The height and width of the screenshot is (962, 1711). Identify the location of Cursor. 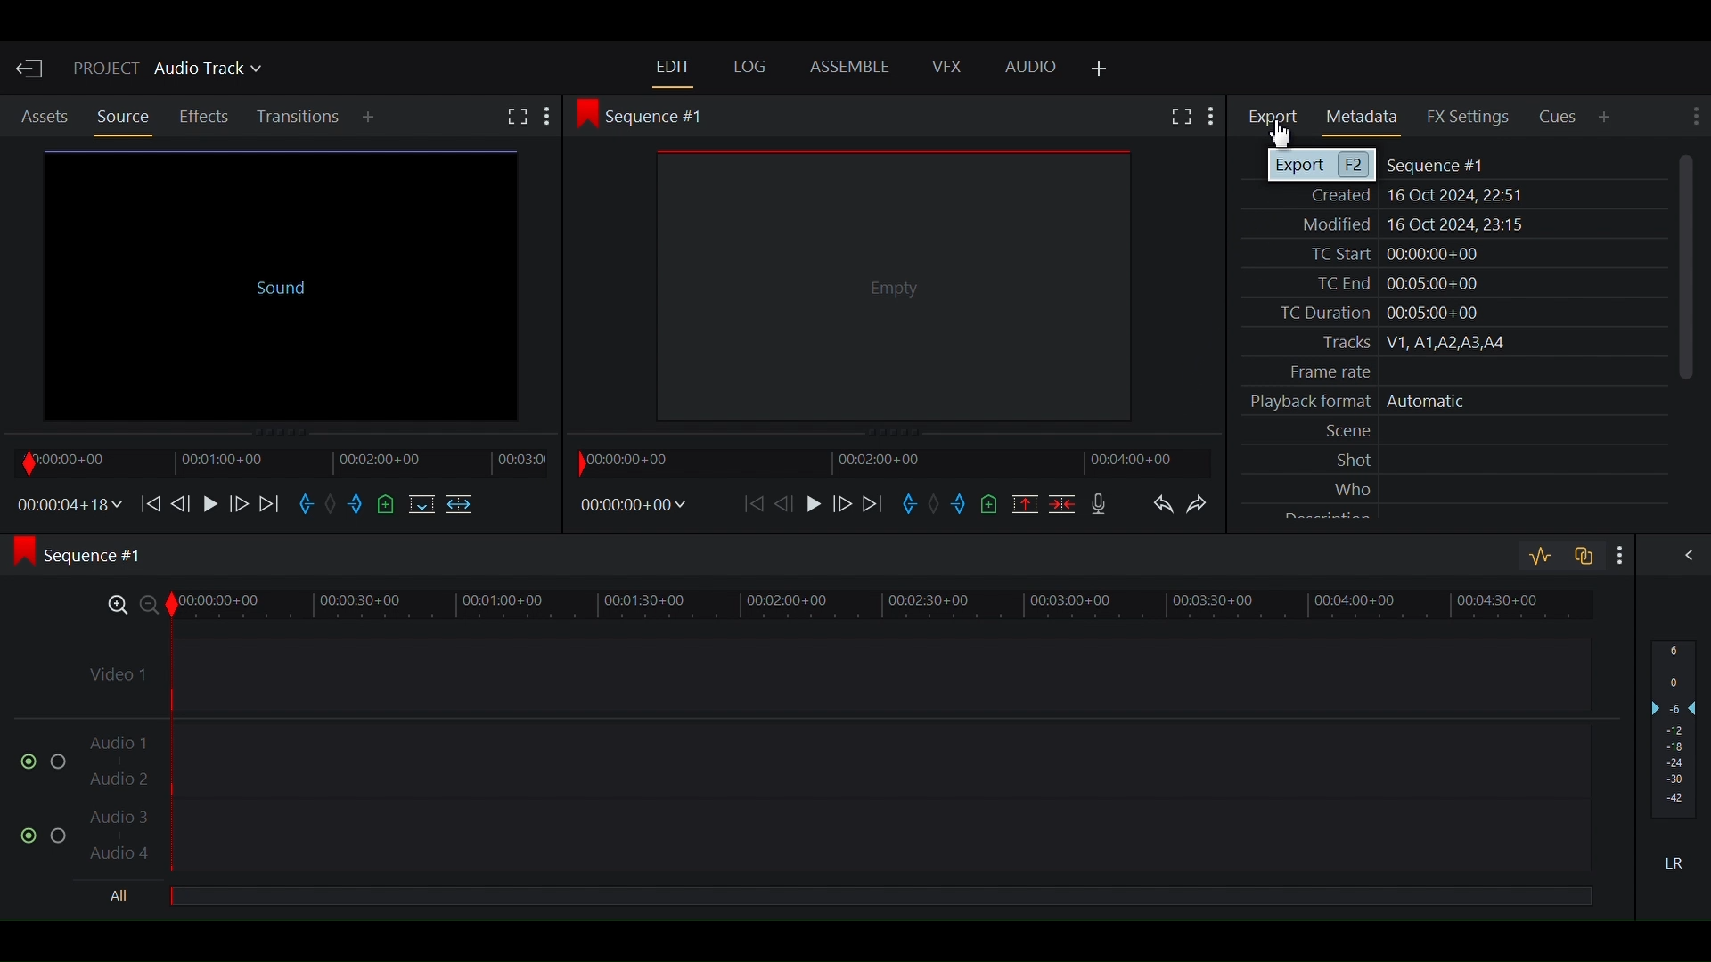
(1279, 134).